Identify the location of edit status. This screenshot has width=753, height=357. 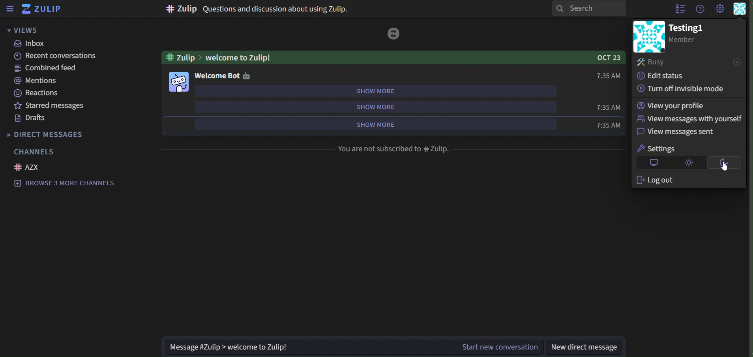
(665, 76).